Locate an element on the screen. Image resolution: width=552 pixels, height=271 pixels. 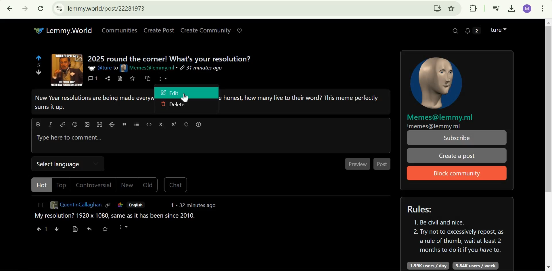
Extensions is located at coordinates (473, 8).